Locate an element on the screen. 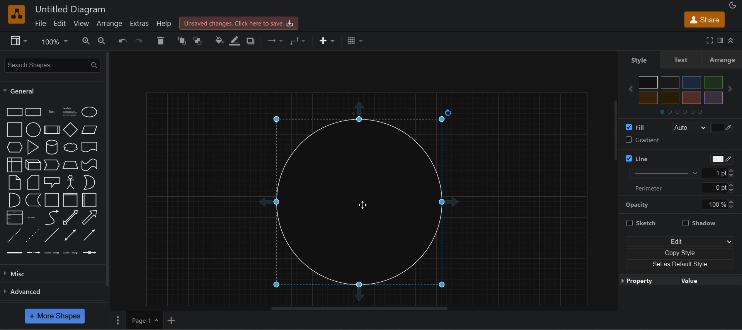 The width and height of the screenshot is (742, 330). light yellow is located at coordinates (671, 98).